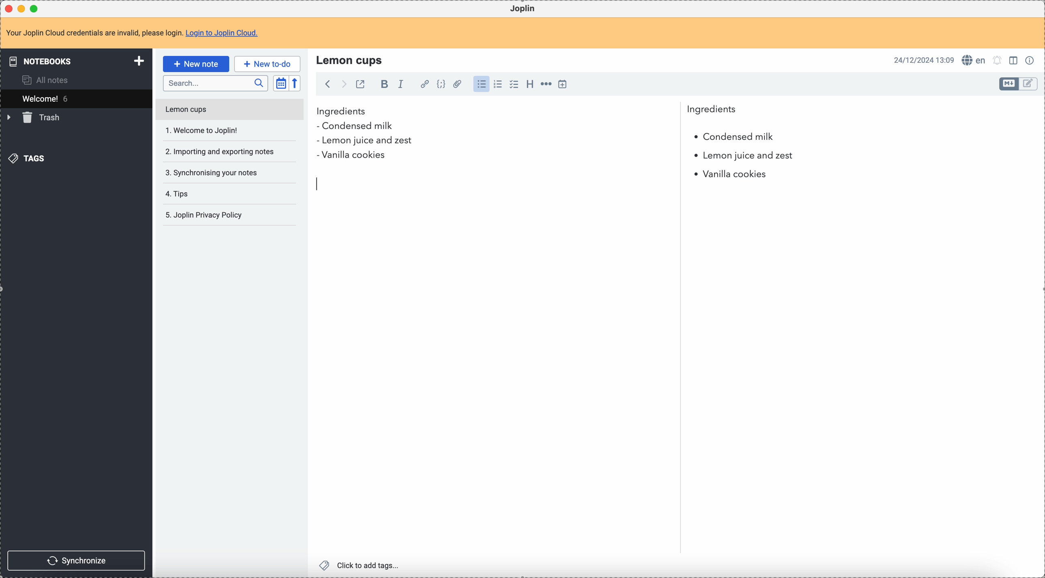  Describe the element at coordinates (78, 61) in the screenshot. I see `notebooks` at that location.